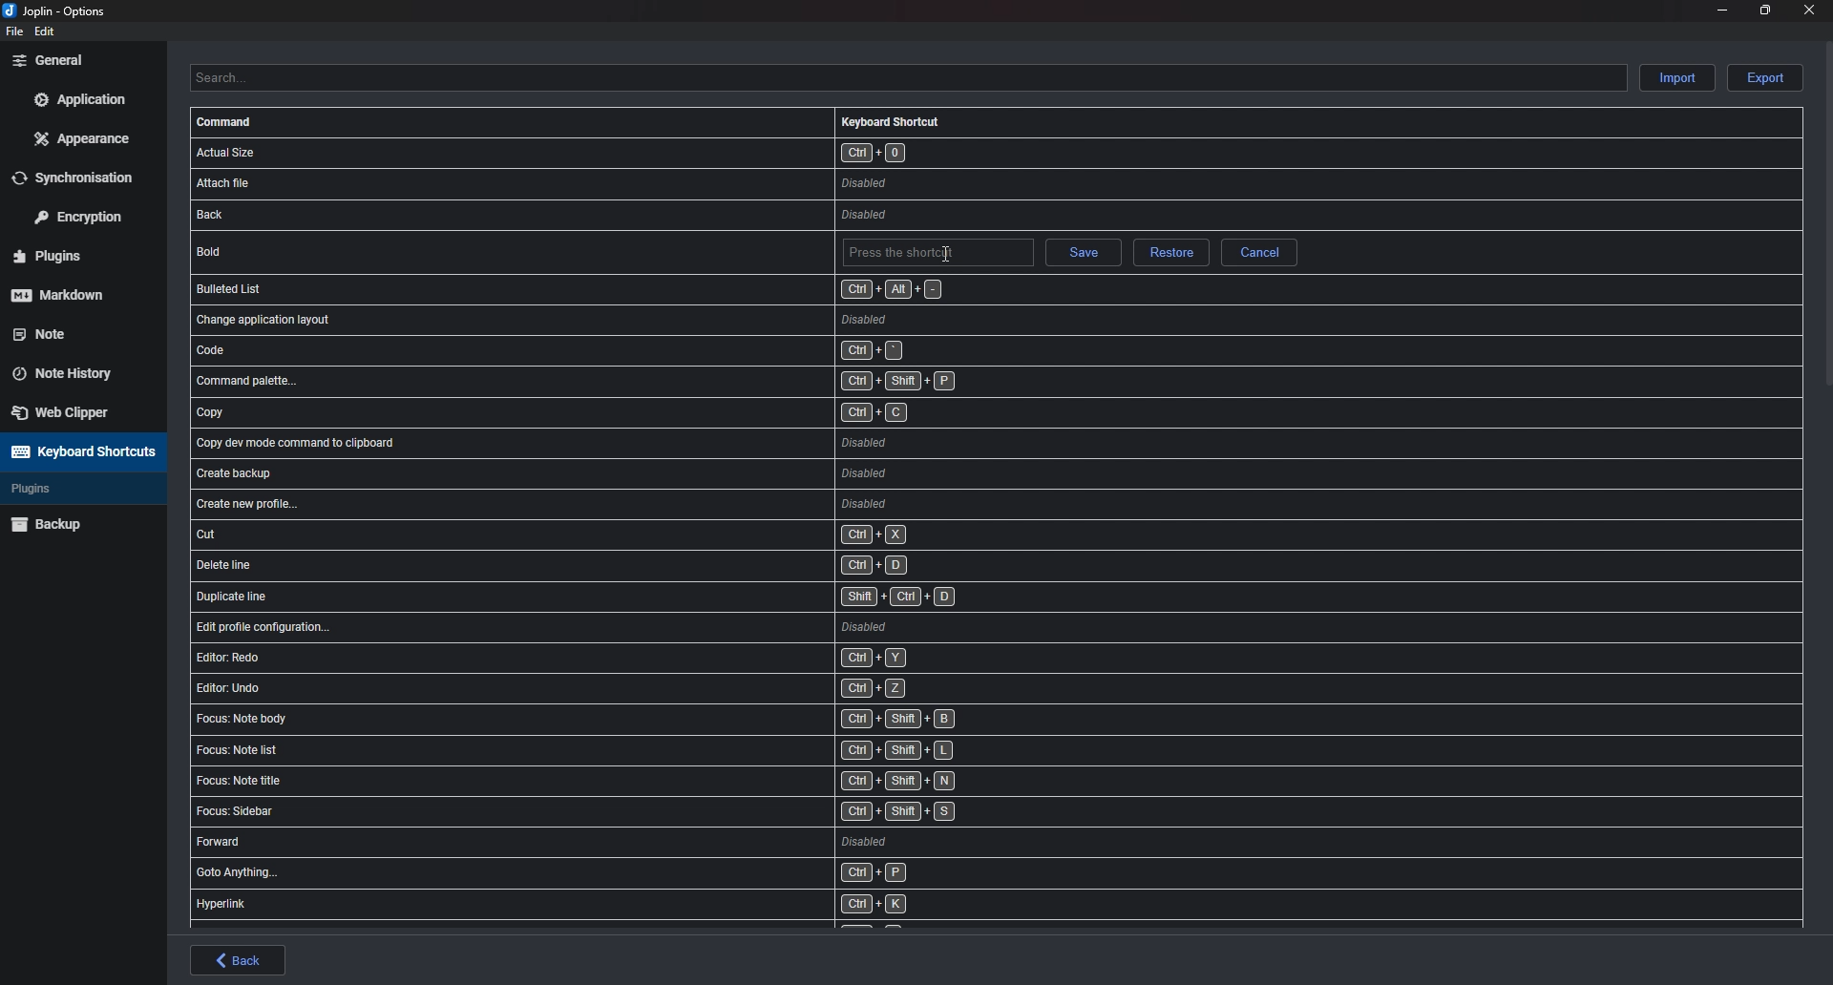 This screenshot has width=1833, height=985. Describe the element at coordinates (649, 534) in the screenshot. I see `shortcut` at that location.